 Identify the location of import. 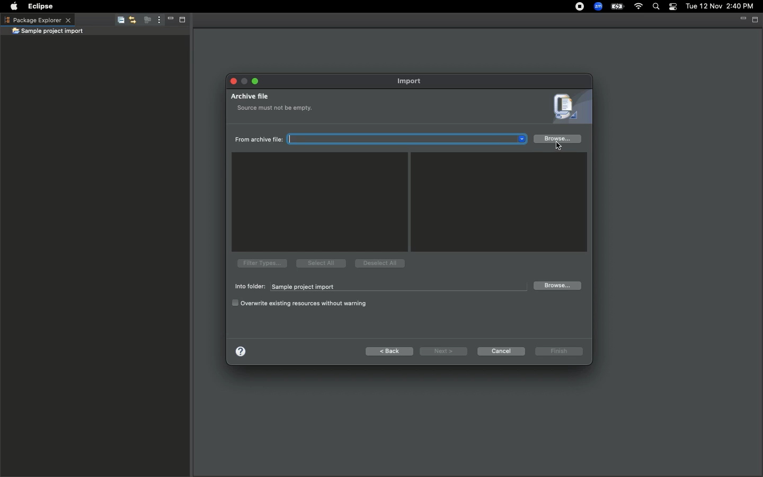
(412, 81).